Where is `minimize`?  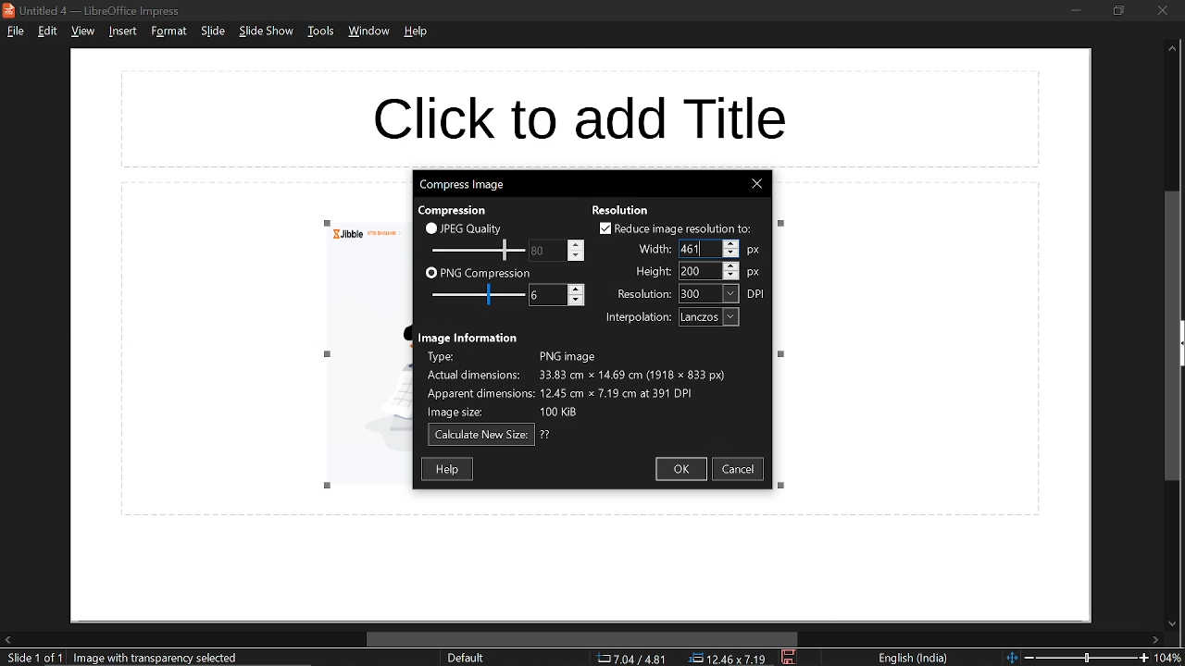 minimize is located at coordinates (1076, 10).